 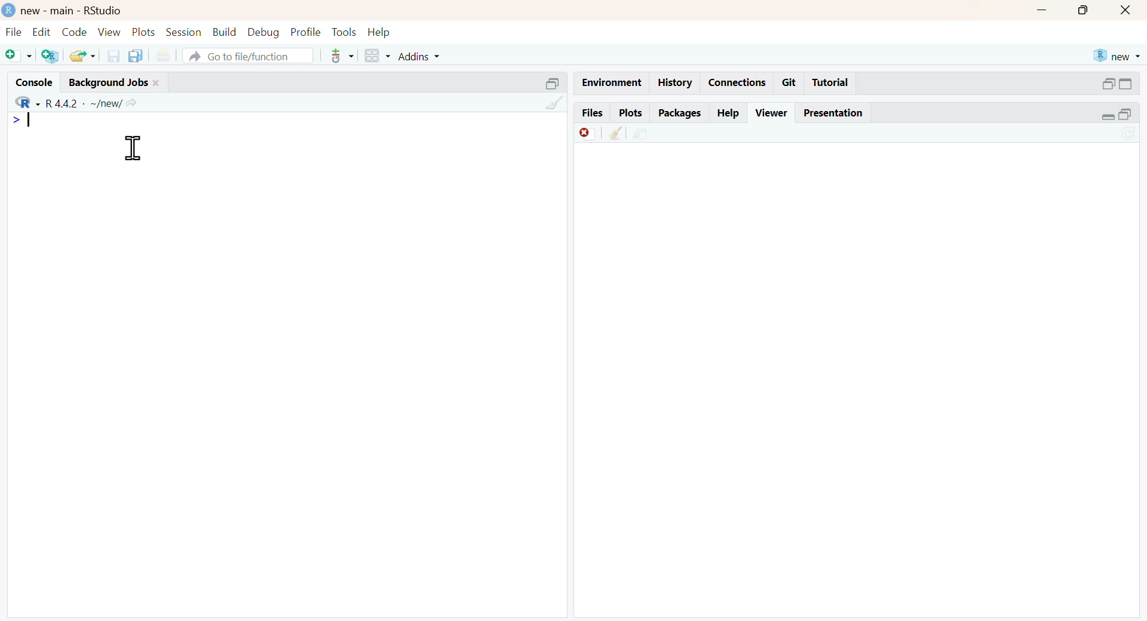 I want to click on maximise, so click(x=1084, y=10).